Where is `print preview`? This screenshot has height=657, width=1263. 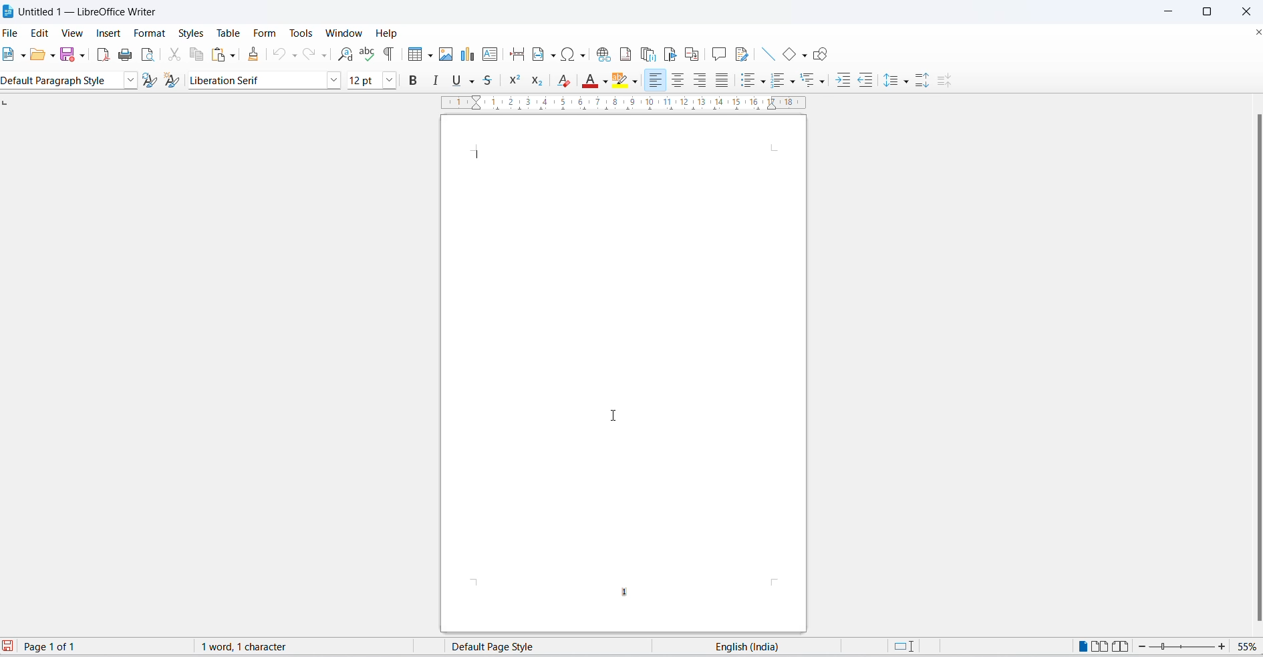 print preview is located at coordinates (149, 55).